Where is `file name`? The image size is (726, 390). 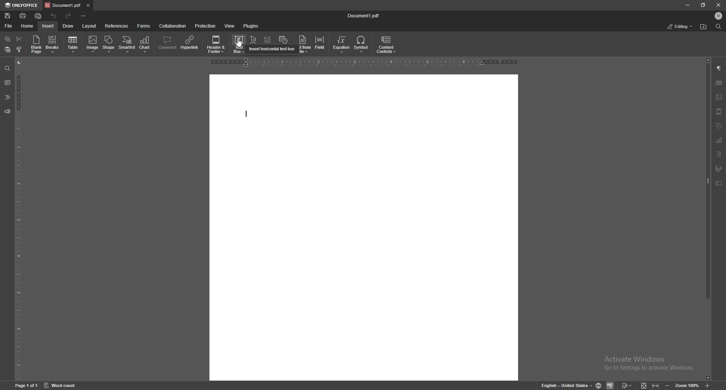
file name is located at coordinates (364, 15).